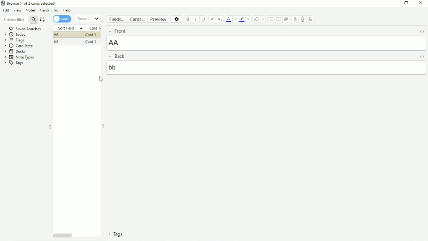  What do you see at coordinates (287, 19) in the screenshot?
I see `Alignment` at bounding box center [287, 19].